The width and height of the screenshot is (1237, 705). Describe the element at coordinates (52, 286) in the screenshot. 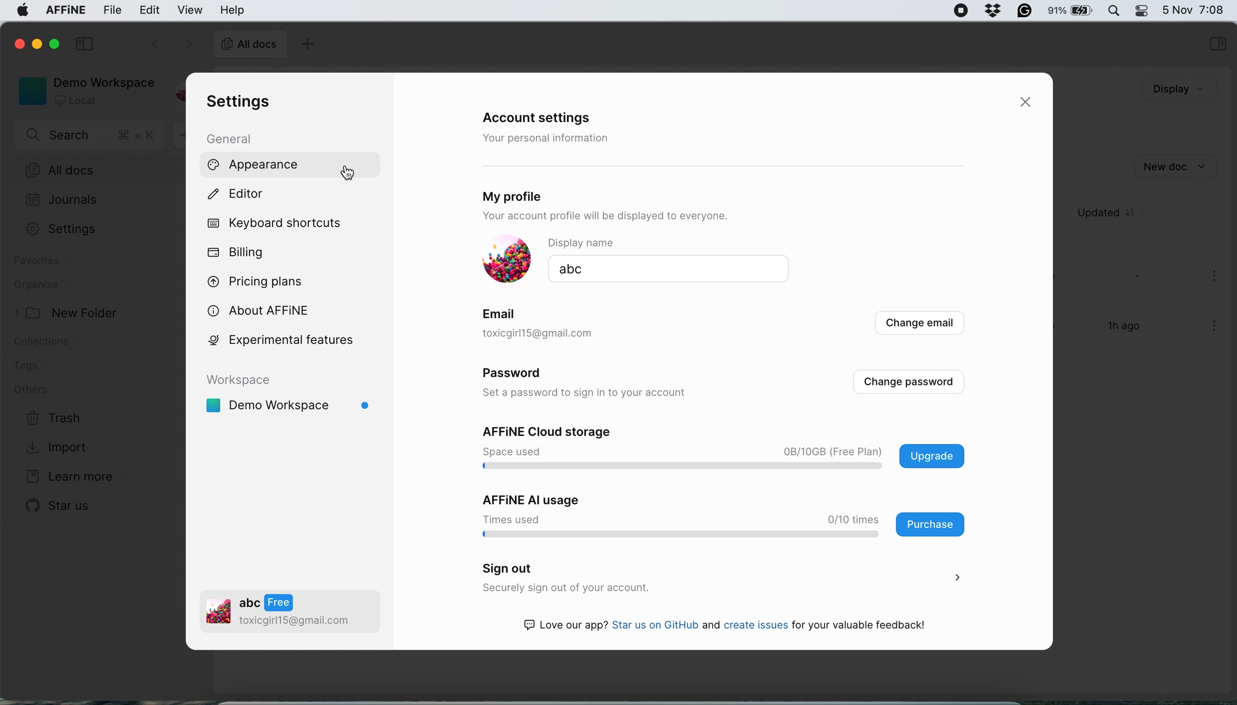

I see `organize` at that location.